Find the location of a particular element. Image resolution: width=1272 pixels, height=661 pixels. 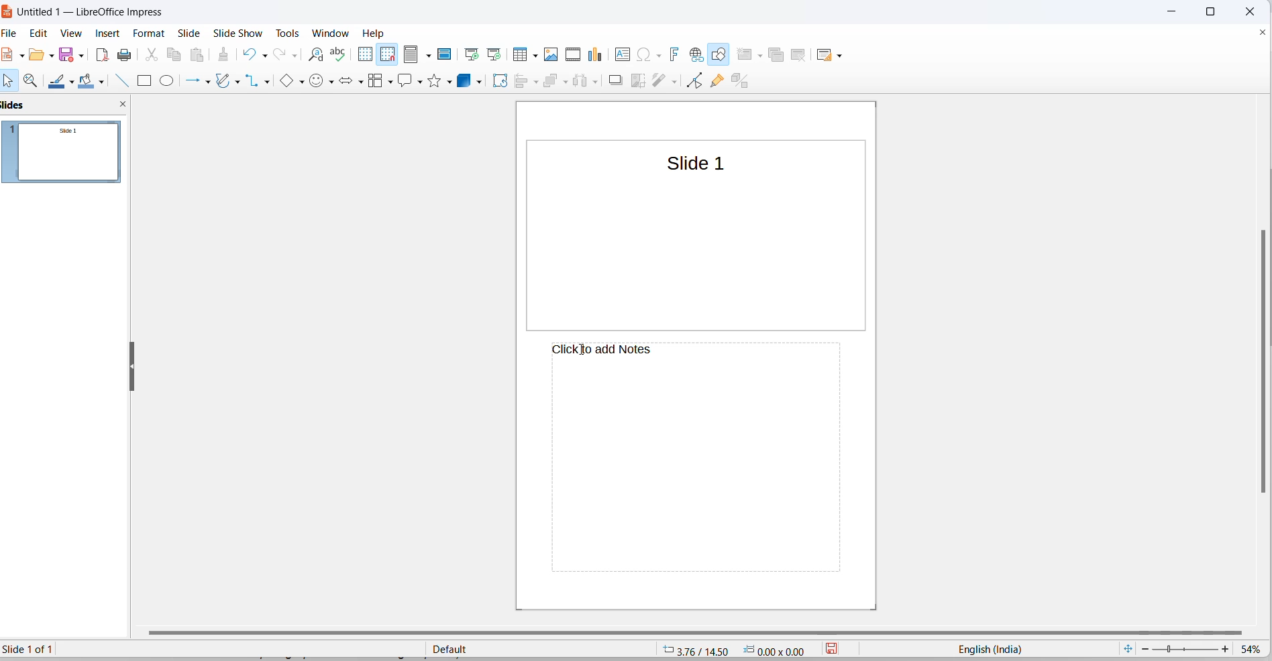

slides and close slideview is located at coordinates (65, 105).